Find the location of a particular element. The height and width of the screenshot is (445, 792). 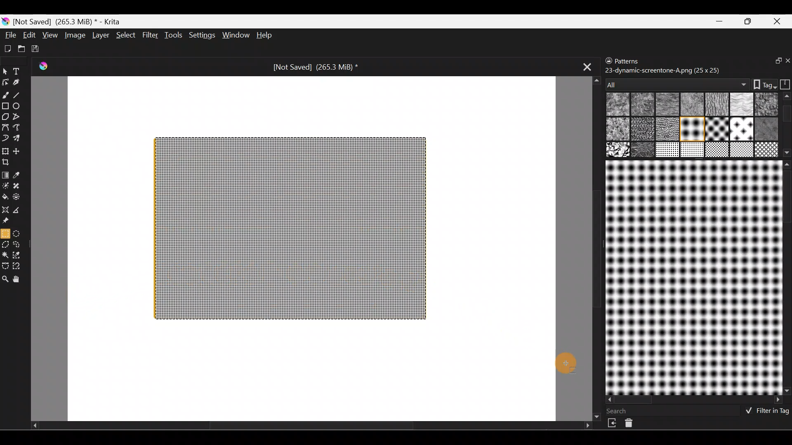

Elliptical selection tool is located at coordinates (19, 233).